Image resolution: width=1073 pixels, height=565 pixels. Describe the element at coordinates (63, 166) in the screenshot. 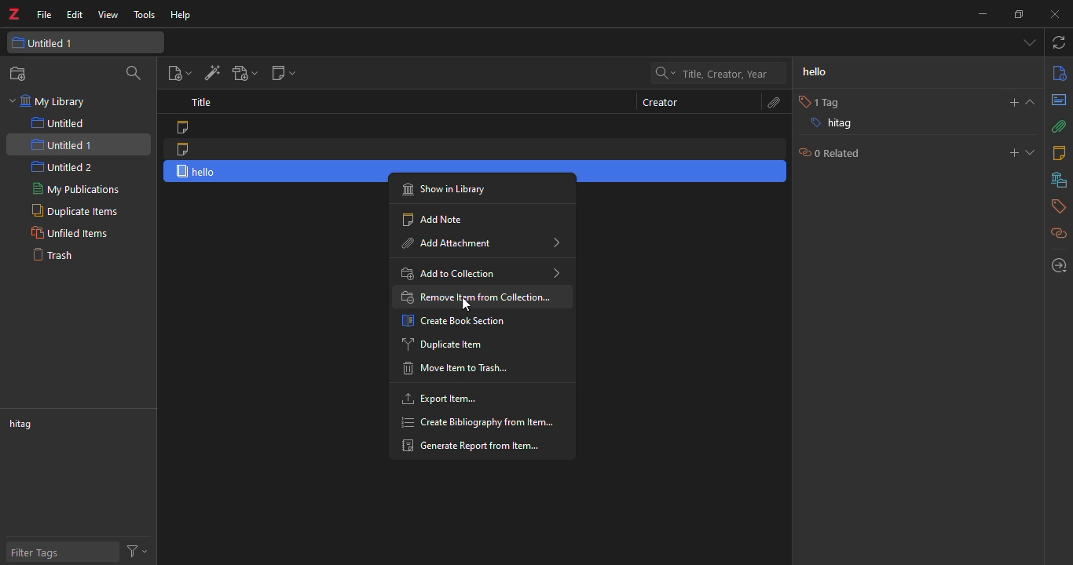

I see `untitled 2` at that location.